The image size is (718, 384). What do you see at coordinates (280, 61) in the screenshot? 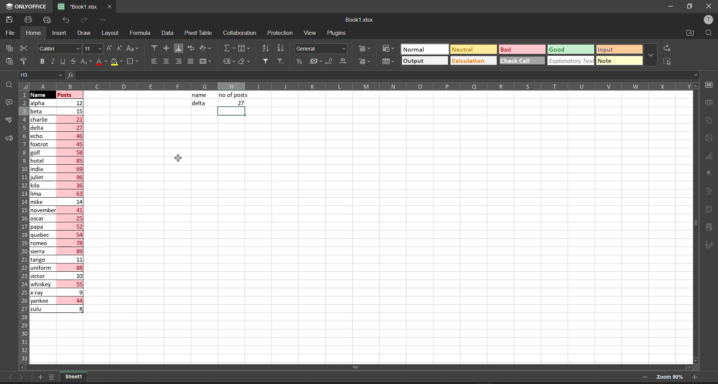
I see `clear filters` at bounding box center [280, 61].